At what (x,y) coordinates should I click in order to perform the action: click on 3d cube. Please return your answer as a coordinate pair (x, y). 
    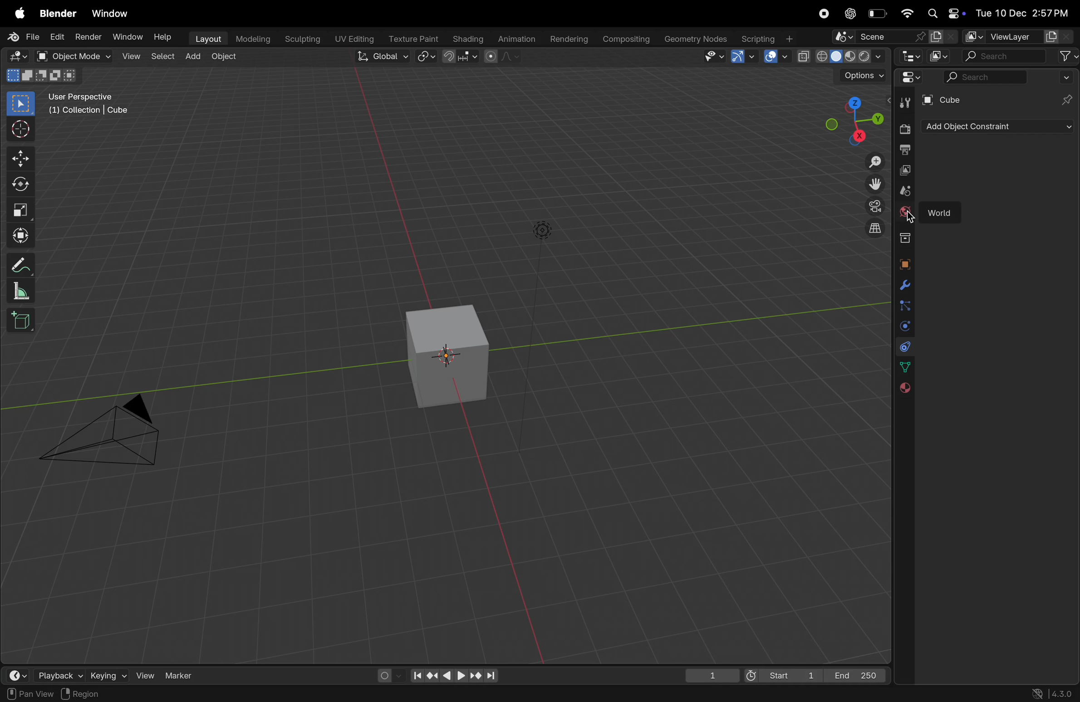
    Looking at the image, I should click on (450, 356).